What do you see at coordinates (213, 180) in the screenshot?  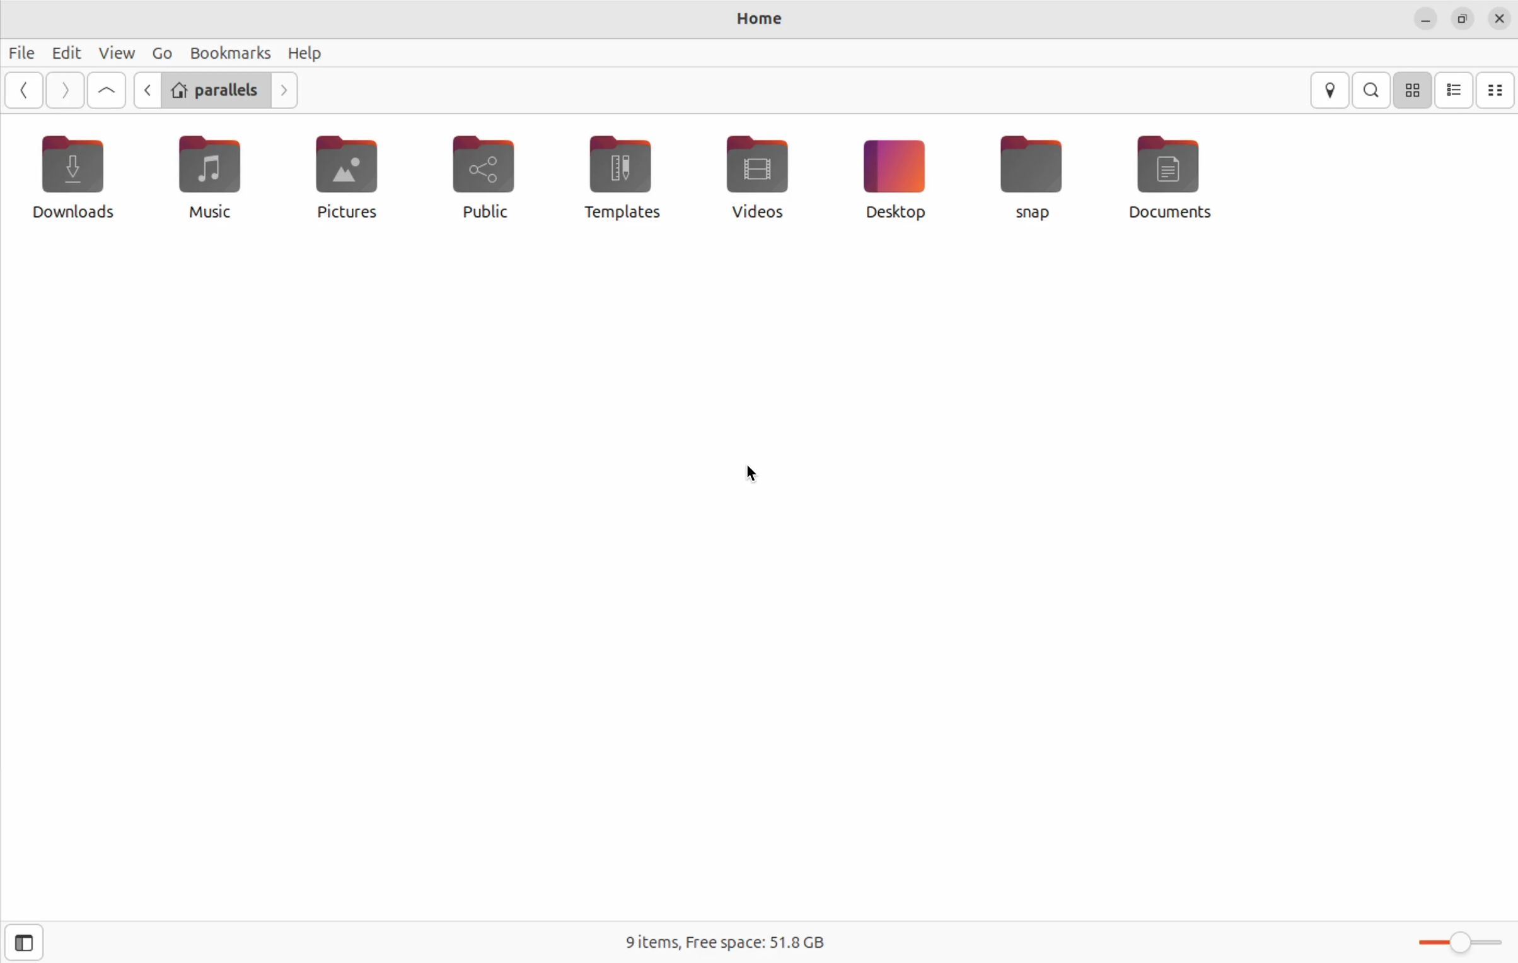 I see `Music` at bounding box center [213, 180].